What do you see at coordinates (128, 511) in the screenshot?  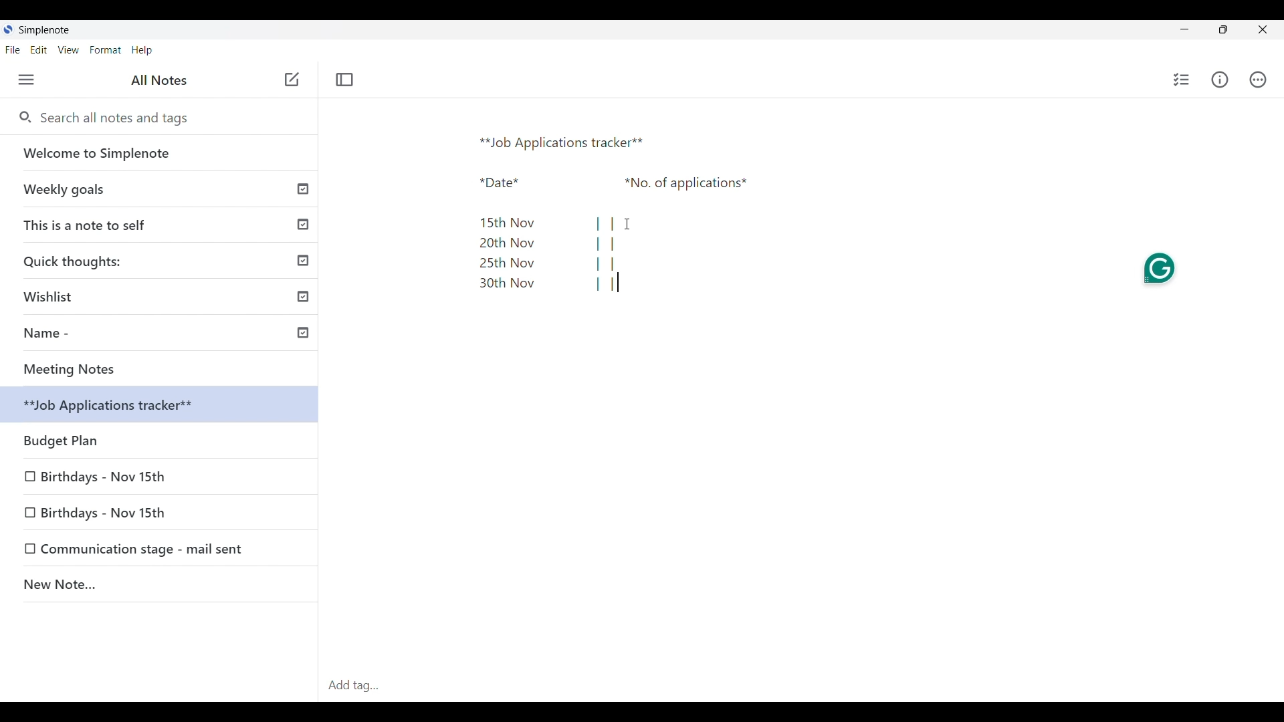 I see `Birthdays - Nov 15th` at bounding box center [128, 511].